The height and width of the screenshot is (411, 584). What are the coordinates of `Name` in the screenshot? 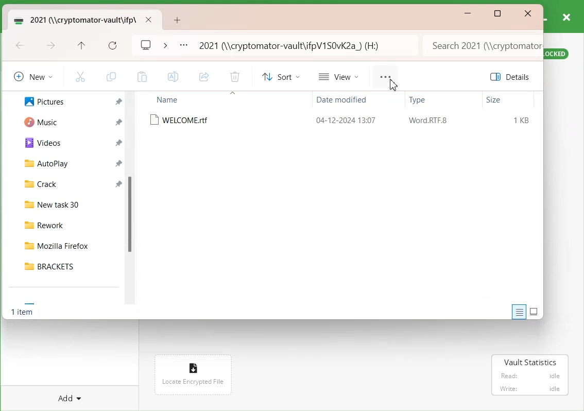 It's located at (174, 100).